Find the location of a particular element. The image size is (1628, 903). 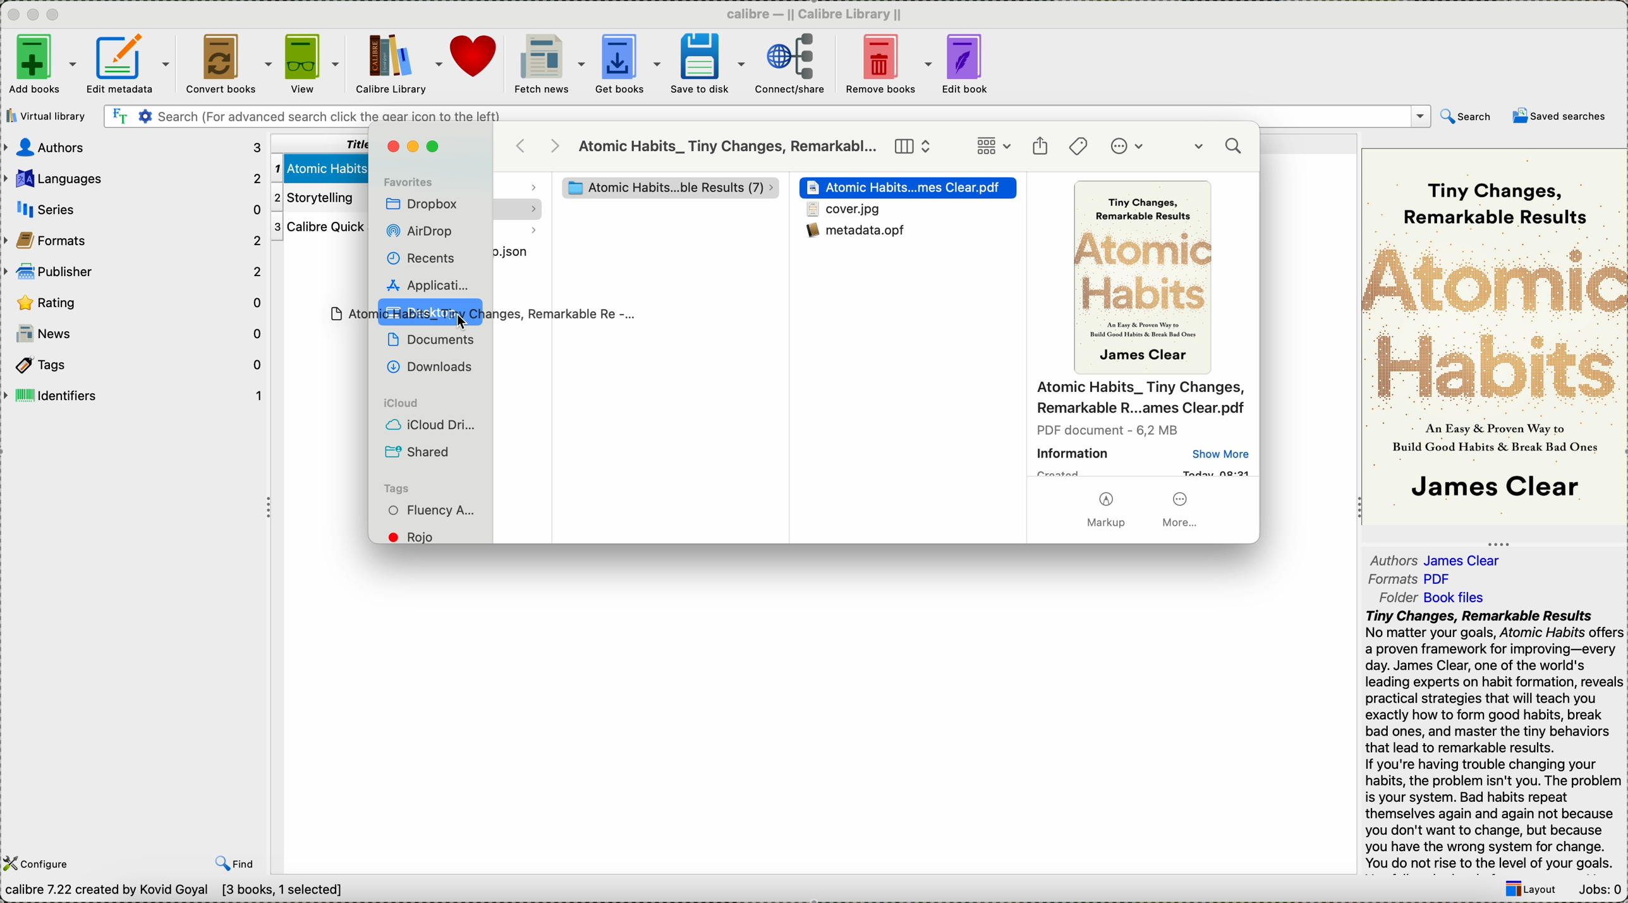

third book is located at coordinates (317, 227).